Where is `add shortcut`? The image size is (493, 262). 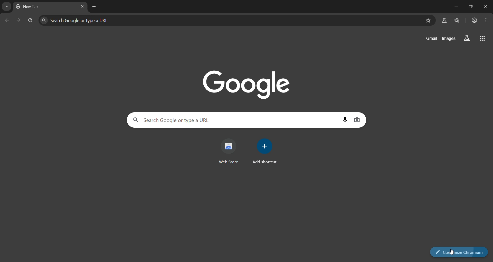
add shortcut is located at coordinates (266, 149).